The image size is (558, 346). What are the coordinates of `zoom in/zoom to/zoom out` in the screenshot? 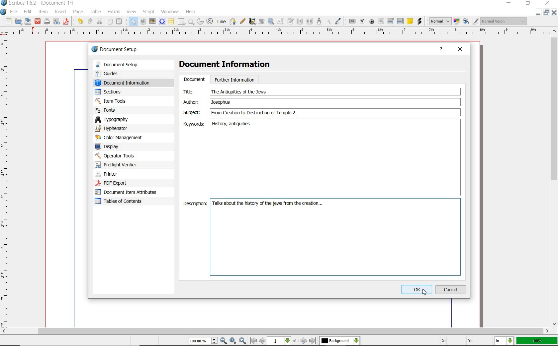 It's located at (218, 341).